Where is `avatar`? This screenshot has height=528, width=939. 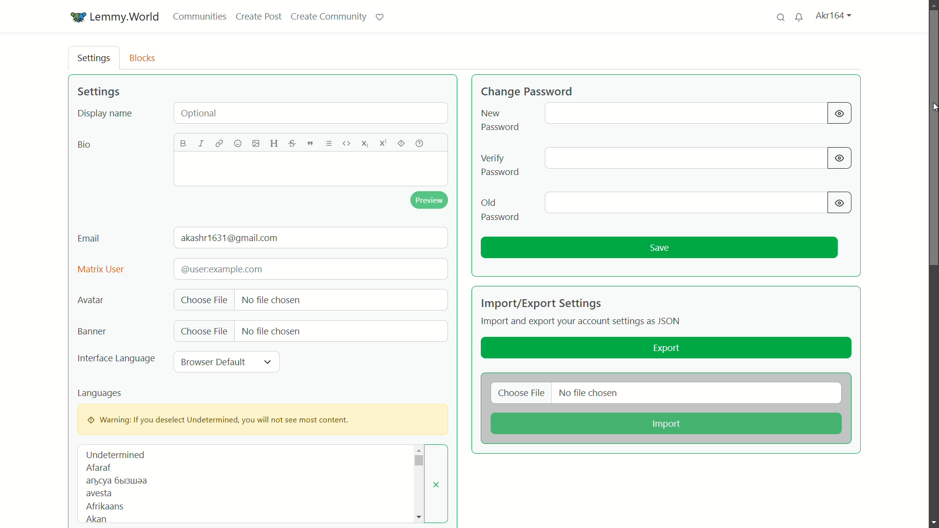
avatar is located at coordinates (89, 301).